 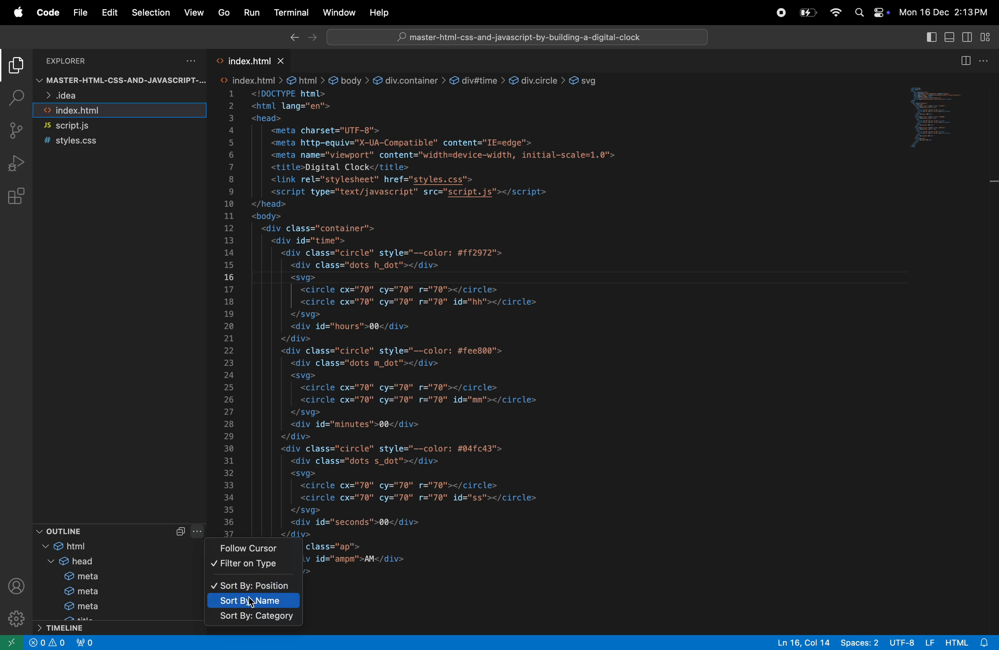 I want to click on time line, so click(x=97, y=627).